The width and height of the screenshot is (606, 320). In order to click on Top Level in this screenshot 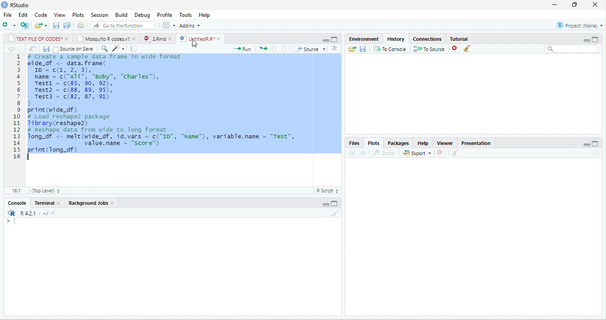, I will do `click(46, 191)`.